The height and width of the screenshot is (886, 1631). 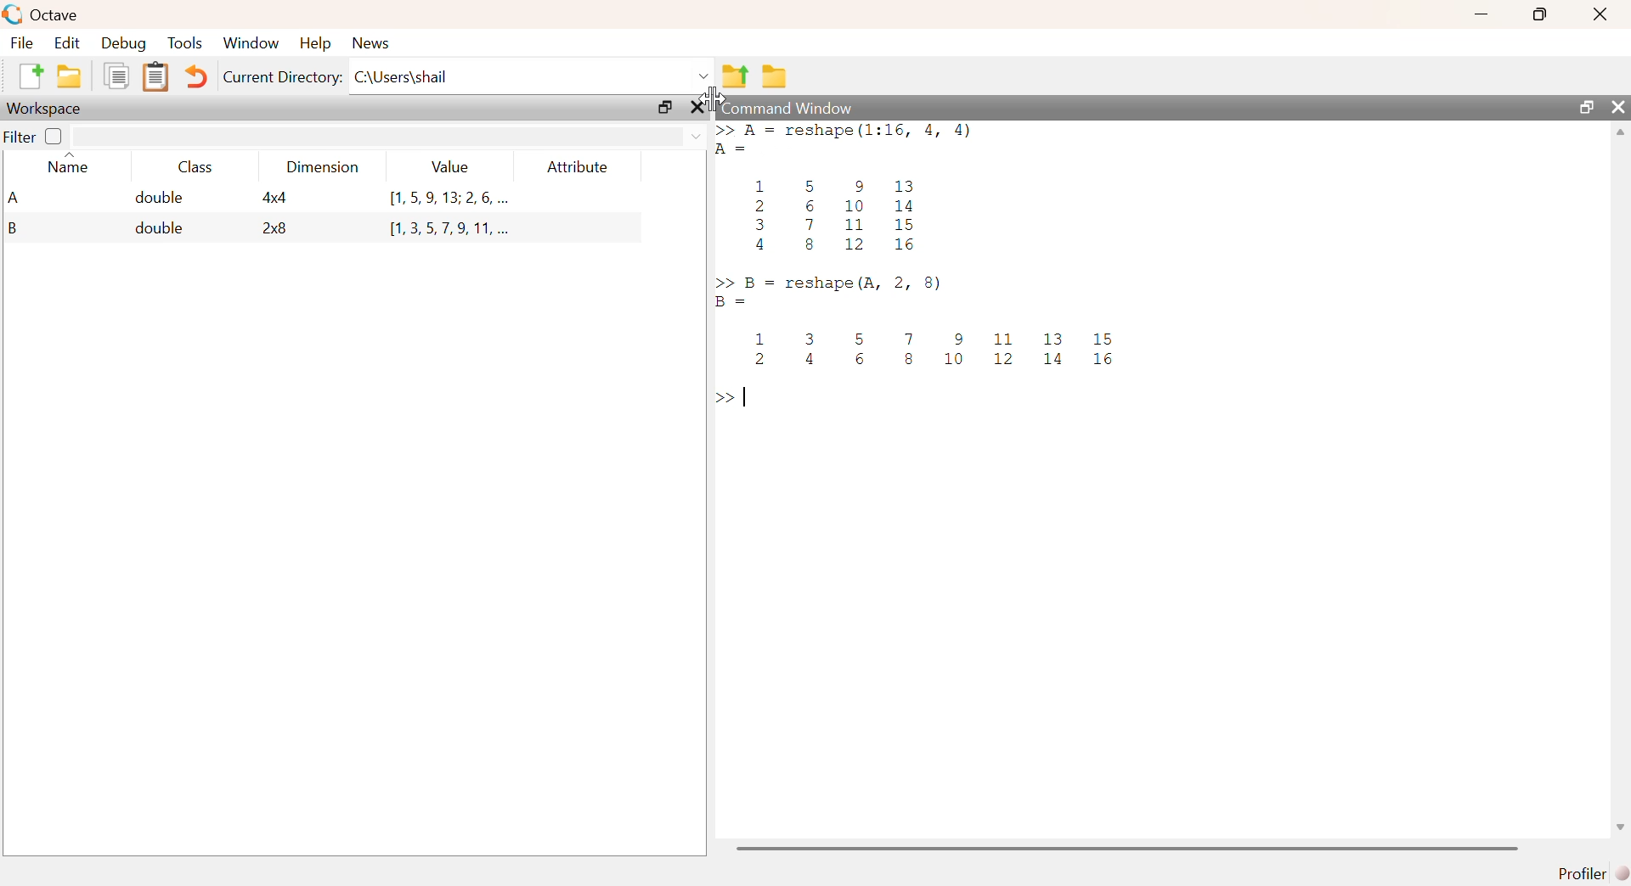 What do you see at coordinates (278, 229) in the screenshot?
I see `2x8` at bounding box center [278, 229].